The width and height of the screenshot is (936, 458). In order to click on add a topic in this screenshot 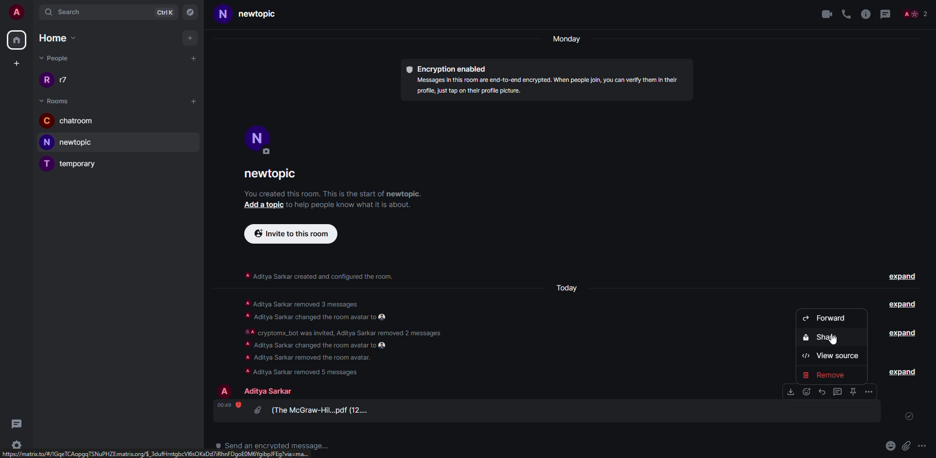, I will do `click(260, 206)`.